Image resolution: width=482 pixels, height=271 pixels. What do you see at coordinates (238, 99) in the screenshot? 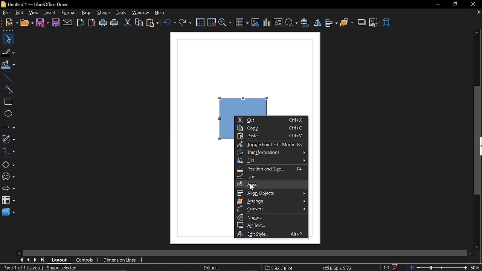
I see `Rectangle` at bounding box center [238, 99].